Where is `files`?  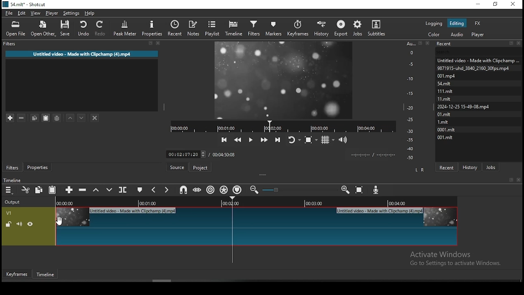
files is located at coordinates (446, 130).